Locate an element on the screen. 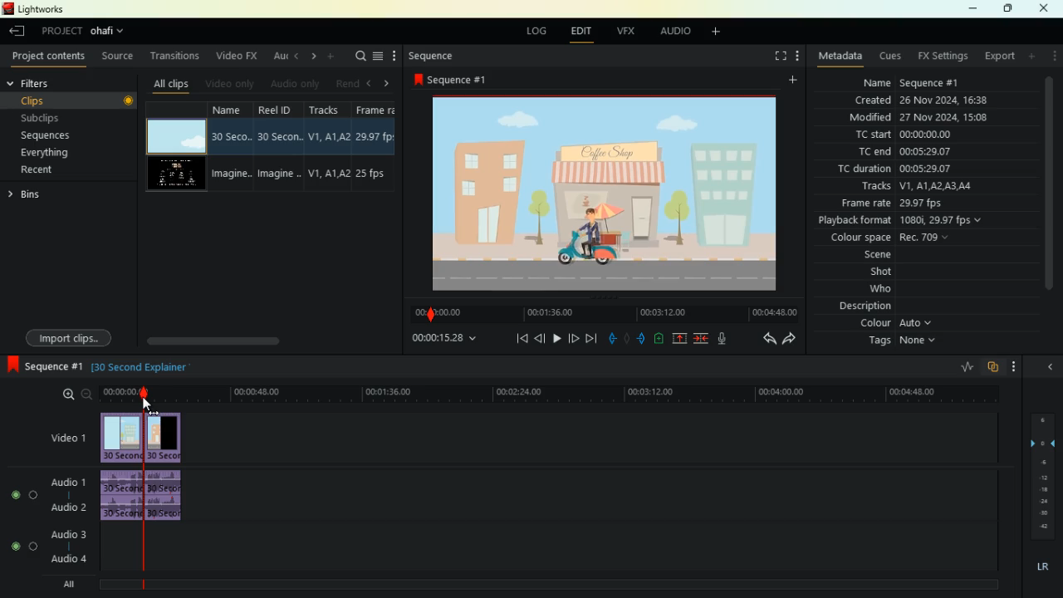 This screenshot has width=1063, height=598. add is located at coordinates (791, 81).